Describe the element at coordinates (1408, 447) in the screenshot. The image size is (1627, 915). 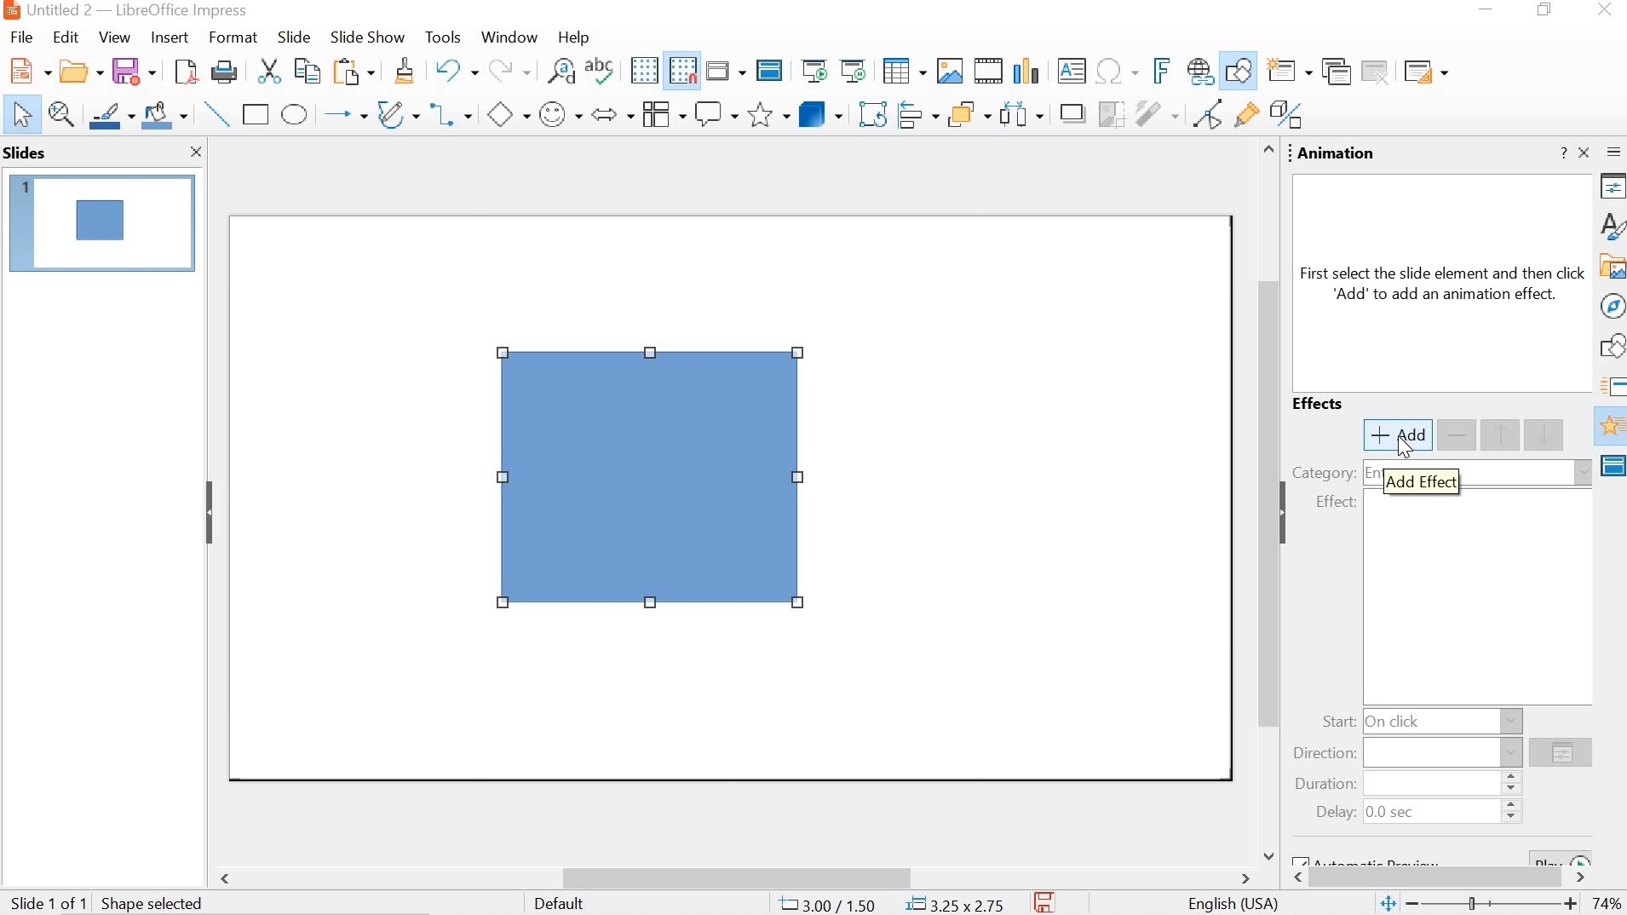
I see `Cursor` at that location.